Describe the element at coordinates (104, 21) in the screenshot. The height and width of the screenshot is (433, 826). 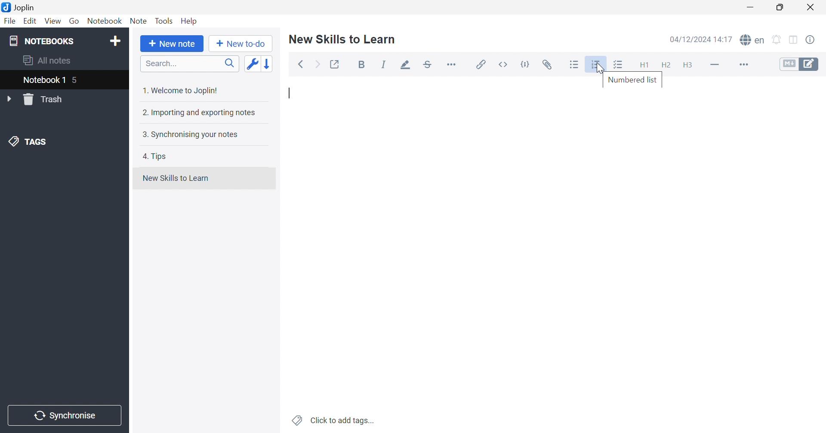
I see `Notebook` at that location.